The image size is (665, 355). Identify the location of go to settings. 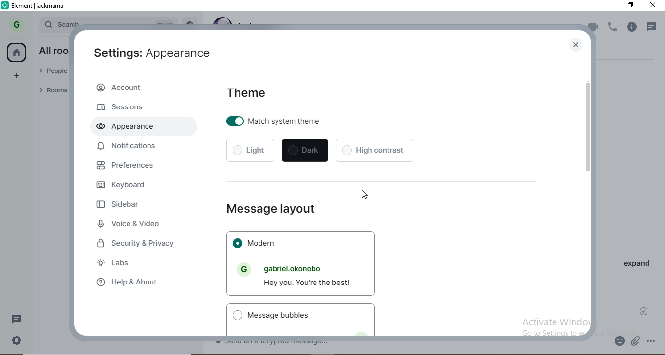
(547, 333).